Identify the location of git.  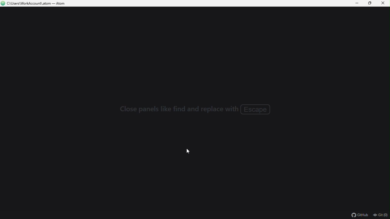
(381, 215).